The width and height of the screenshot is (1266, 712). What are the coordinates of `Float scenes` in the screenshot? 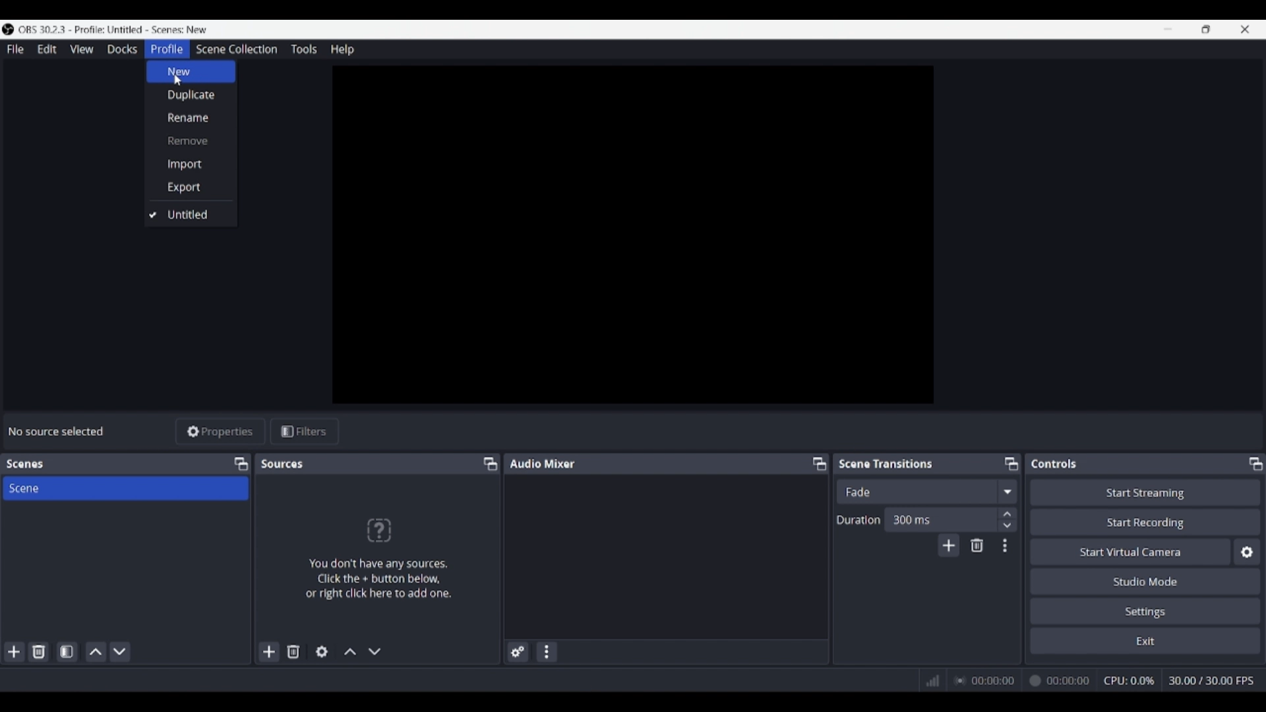 It's located at (241, 464).